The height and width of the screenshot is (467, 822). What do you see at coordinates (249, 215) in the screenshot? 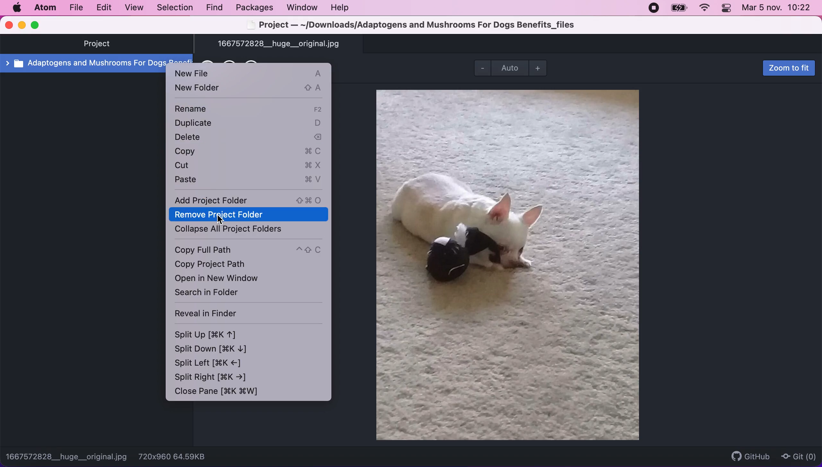
I see `remove project folder` at bounding box center [249, 215].